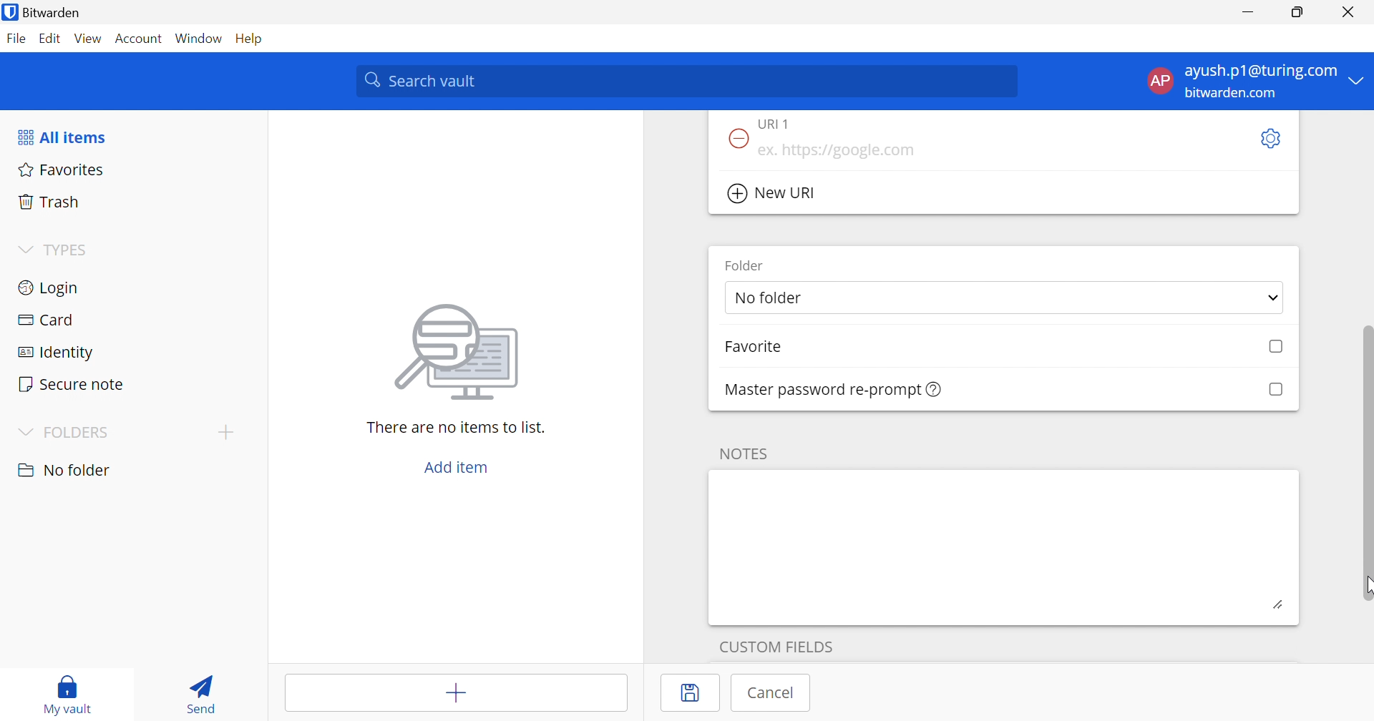  I want to click on Drop Down, so click(24, 250).